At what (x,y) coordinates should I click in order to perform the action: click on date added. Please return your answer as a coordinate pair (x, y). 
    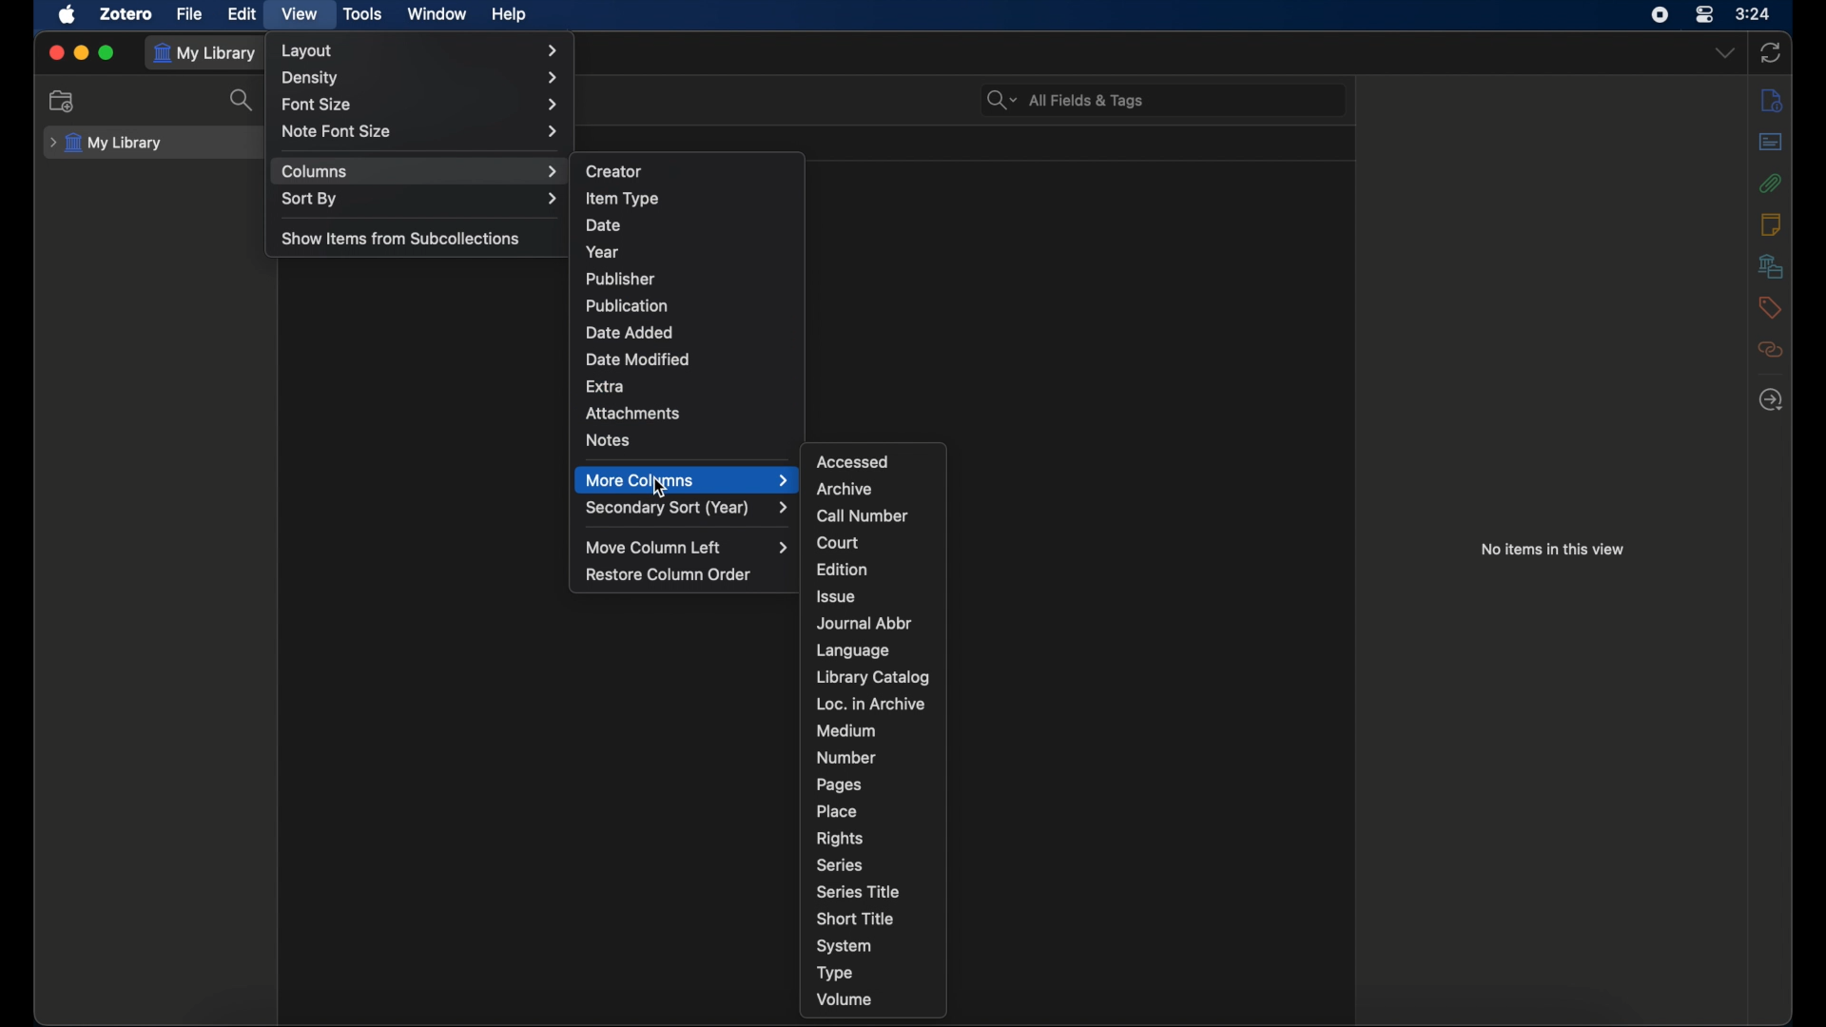
    Looking at the image, I should click on (630, 333).